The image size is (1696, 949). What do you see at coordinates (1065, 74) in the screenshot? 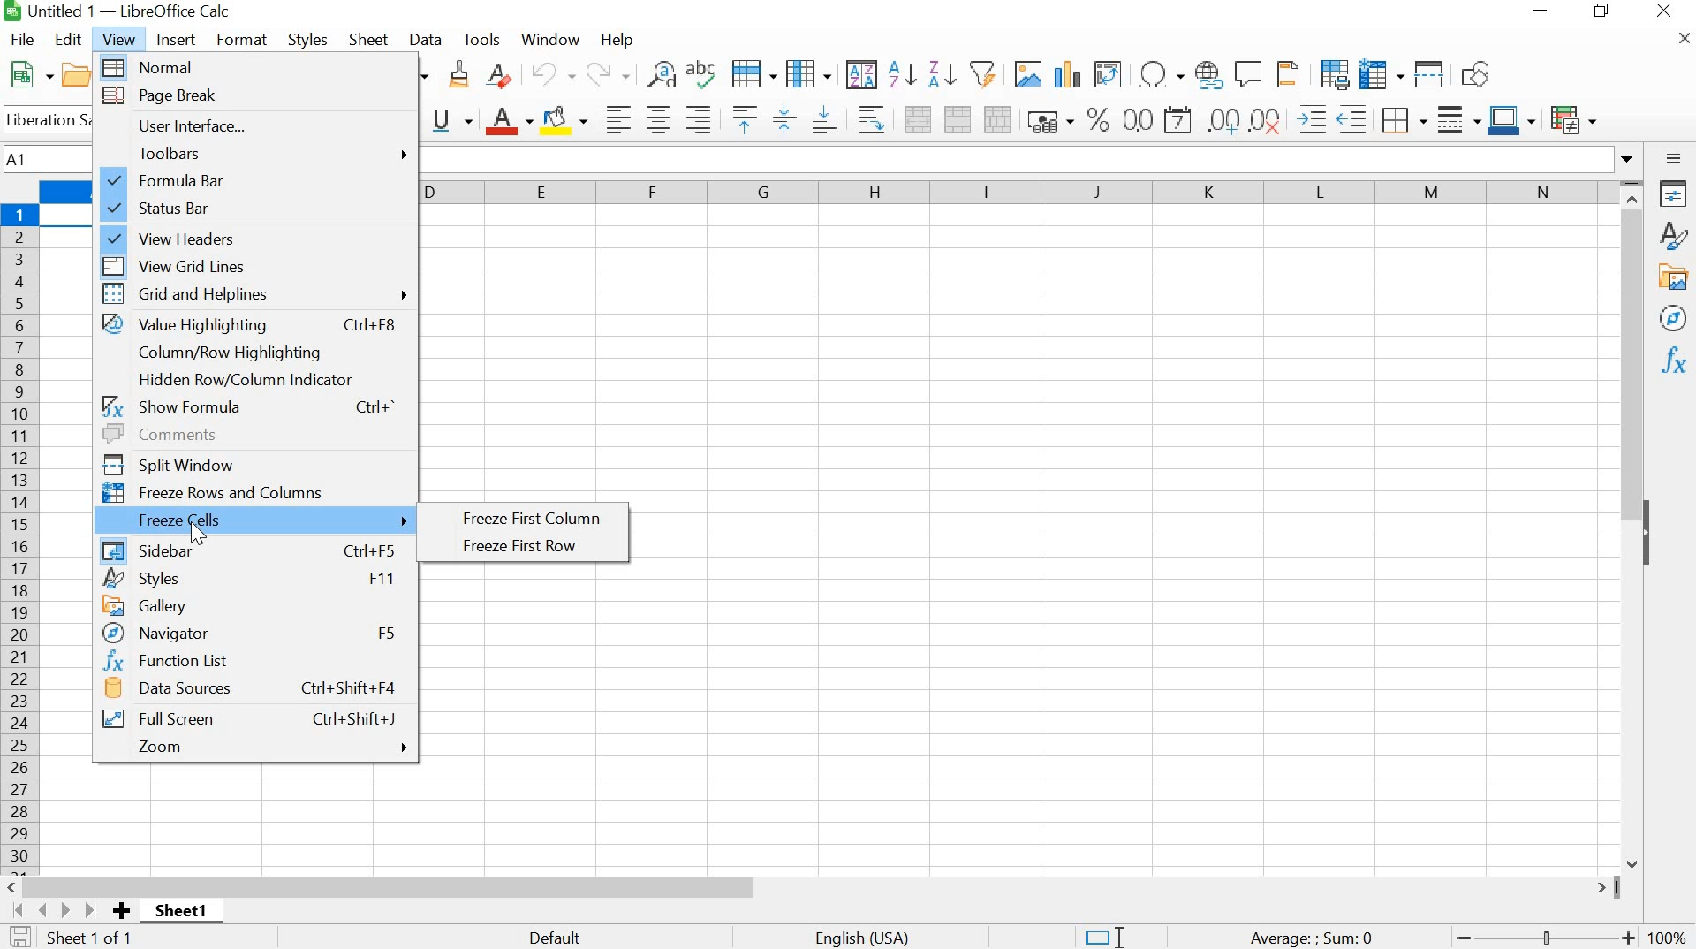
I see `CHART` at bounding box center [1065, 74].